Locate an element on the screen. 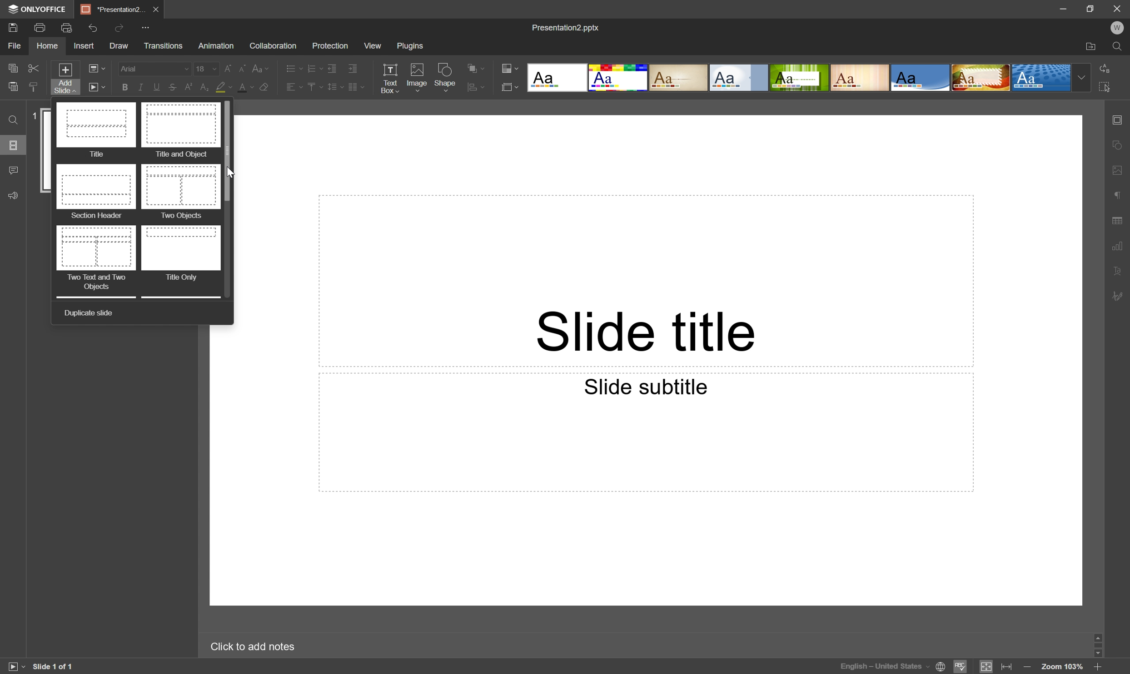 The width and height of the screenshot is (1130, 674). Protection is located at coordinates (329, 45).